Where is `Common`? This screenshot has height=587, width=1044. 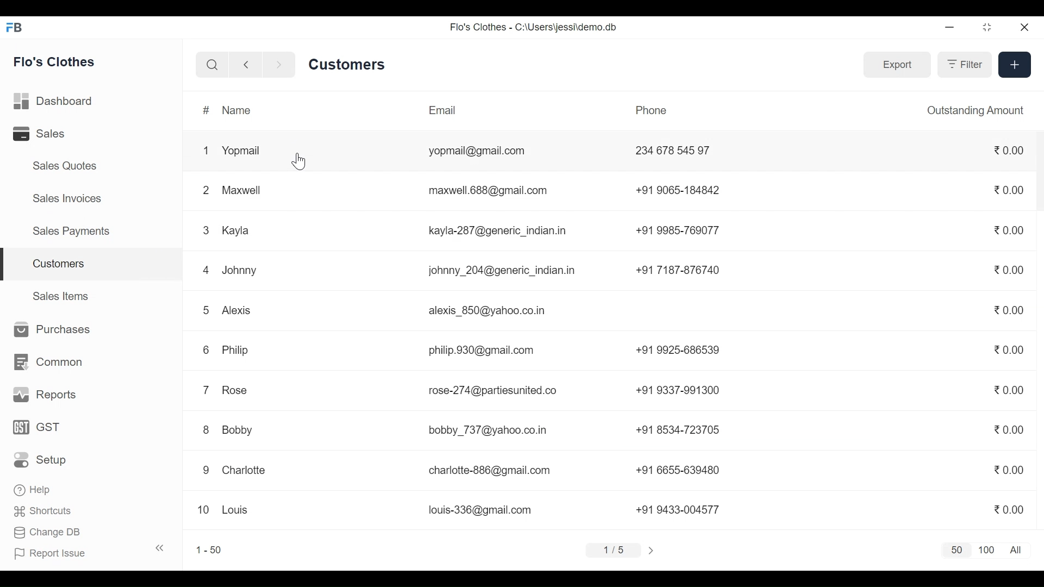 Common is located at coordinates (47, 362).